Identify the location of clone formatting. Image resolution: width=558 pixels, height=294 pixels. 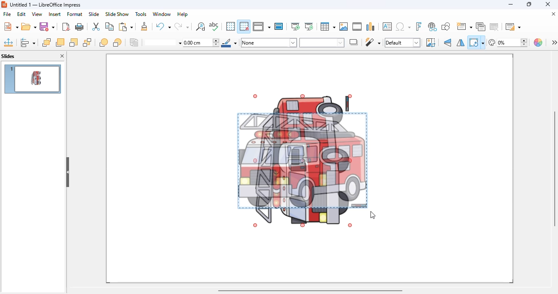
(144, 27).